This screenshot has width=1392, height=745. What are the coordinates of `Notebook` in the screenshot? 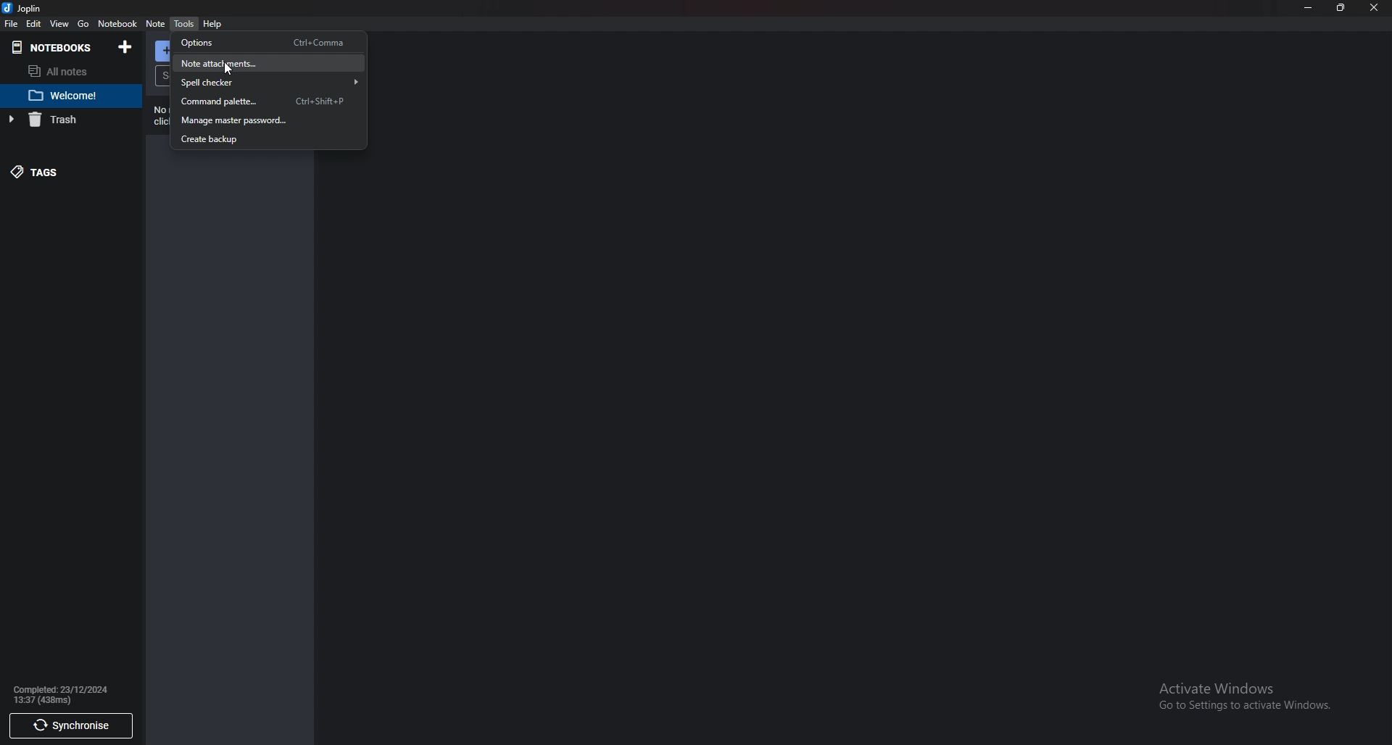 It's located at (55, 47).